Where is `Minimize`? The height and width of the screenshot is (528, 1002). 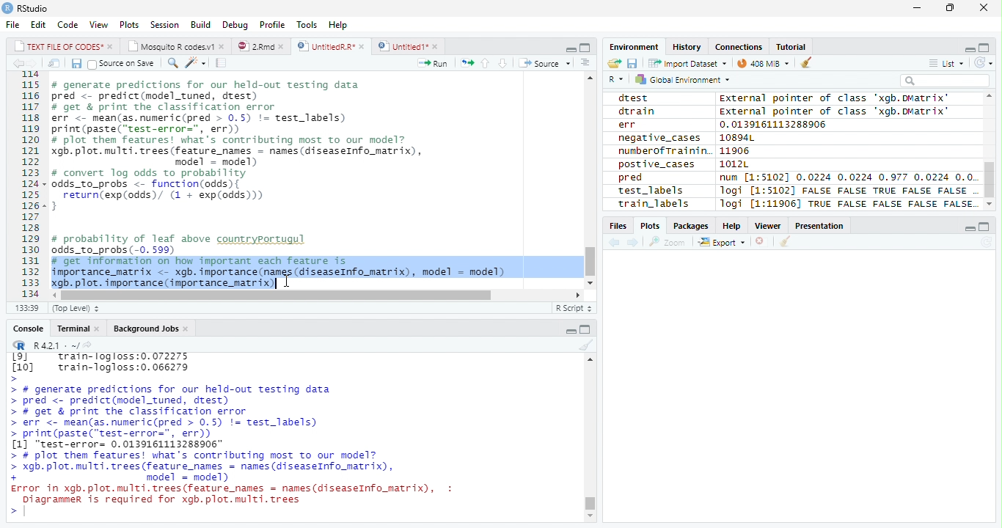
Minimize is located at coordinates (571, 331).